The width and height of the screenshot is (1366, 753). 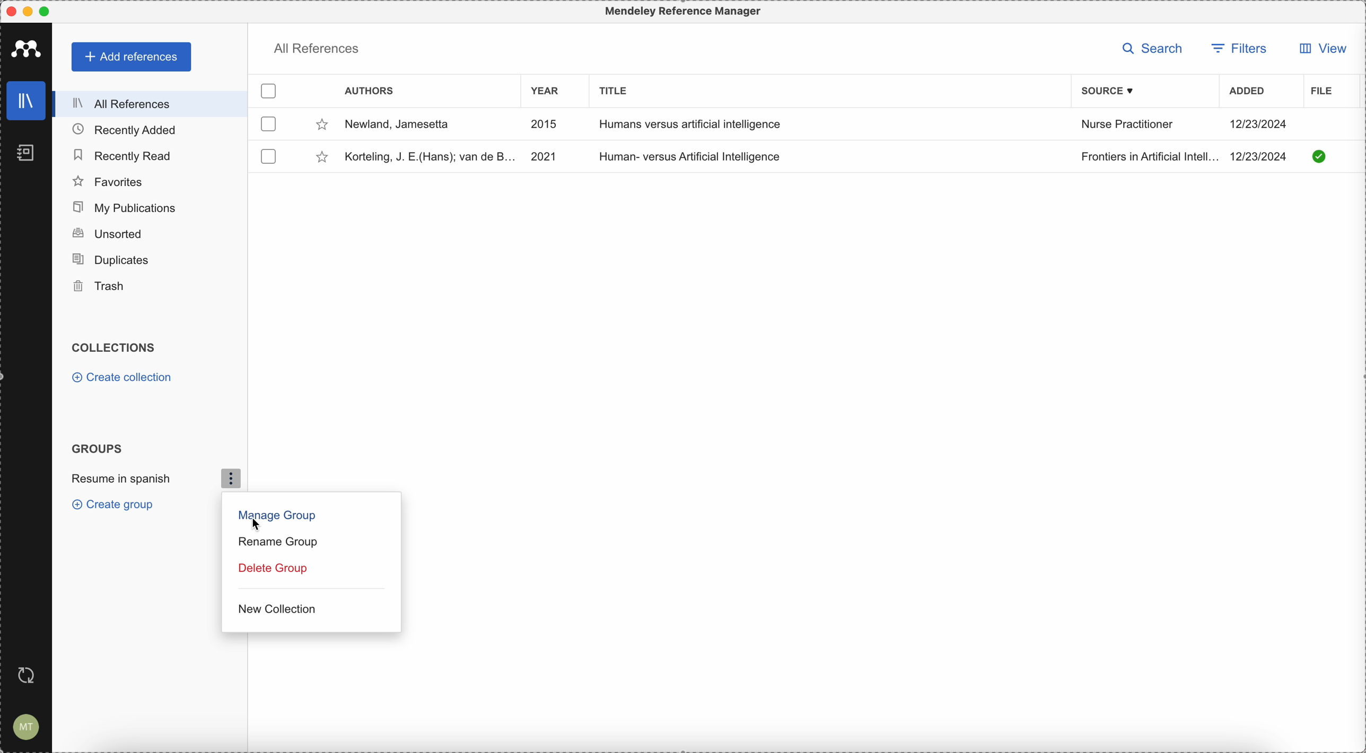 I want to click on 2015, so click(x=547, y=126).